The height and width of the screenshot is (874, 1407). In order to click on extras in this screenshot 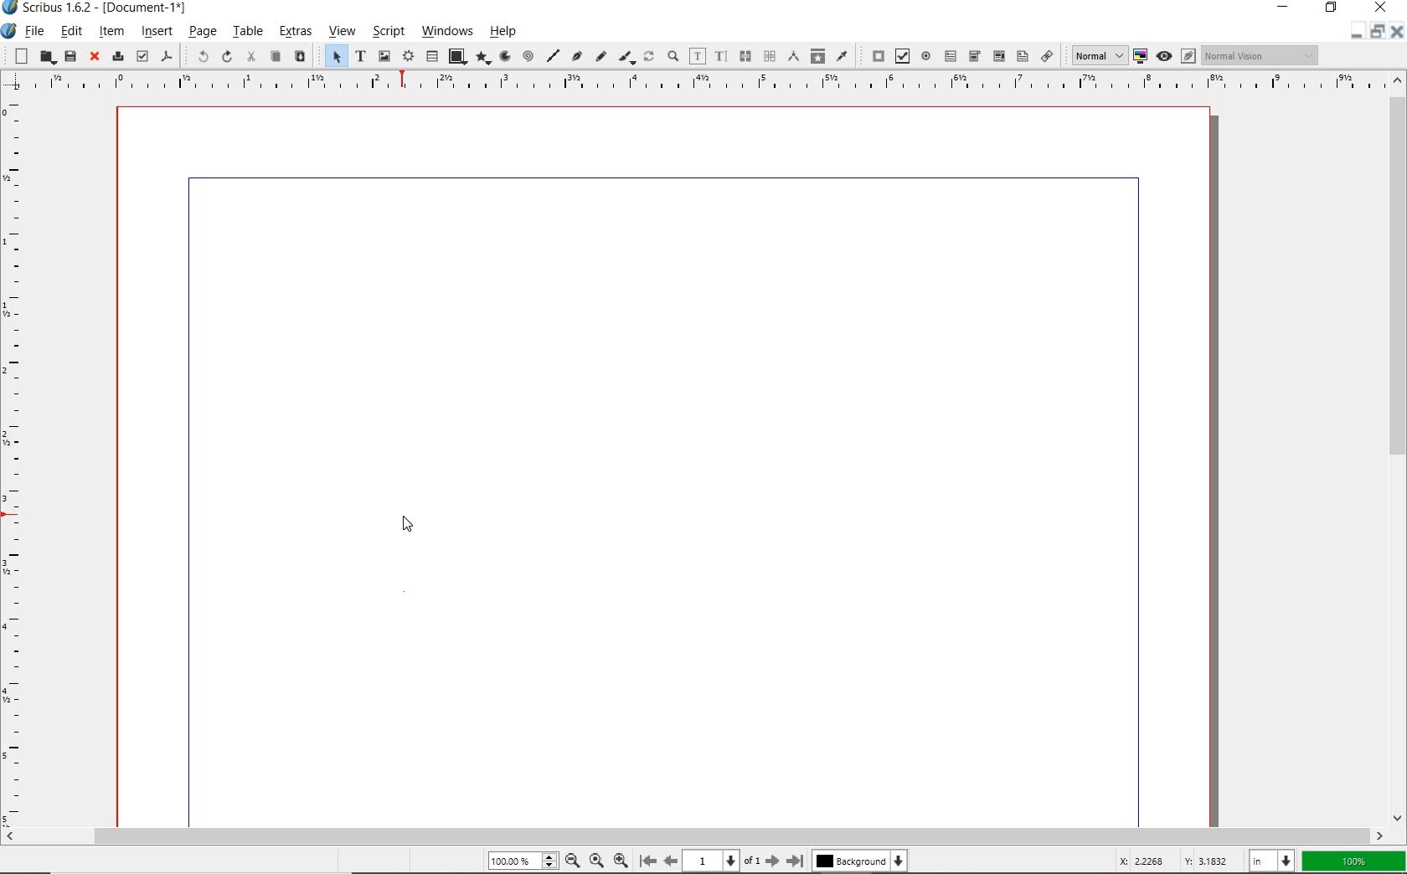, I will do `click(295, 33)`.